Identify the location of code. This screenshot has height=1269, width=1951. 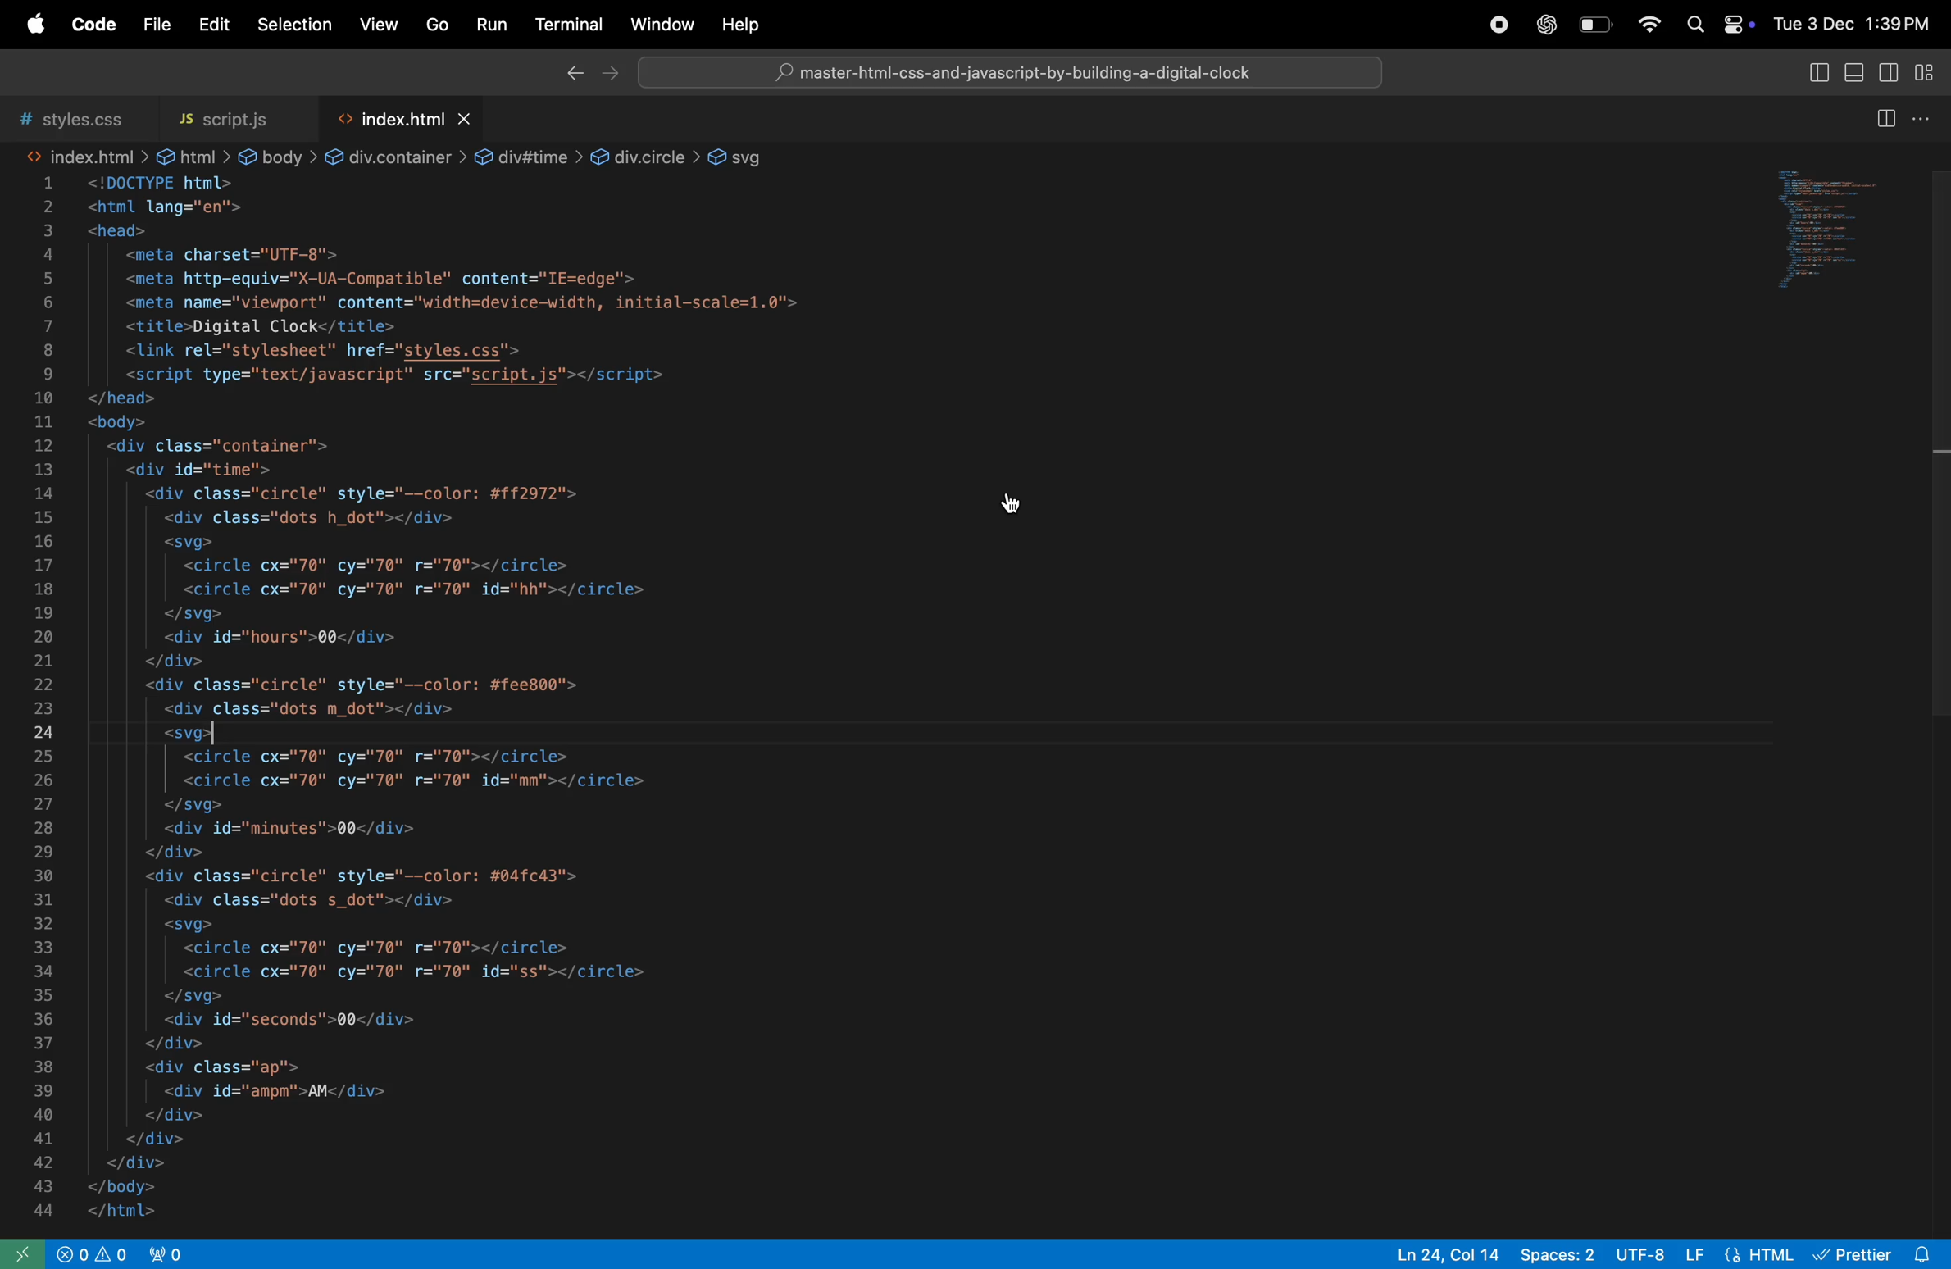
(93, 25).